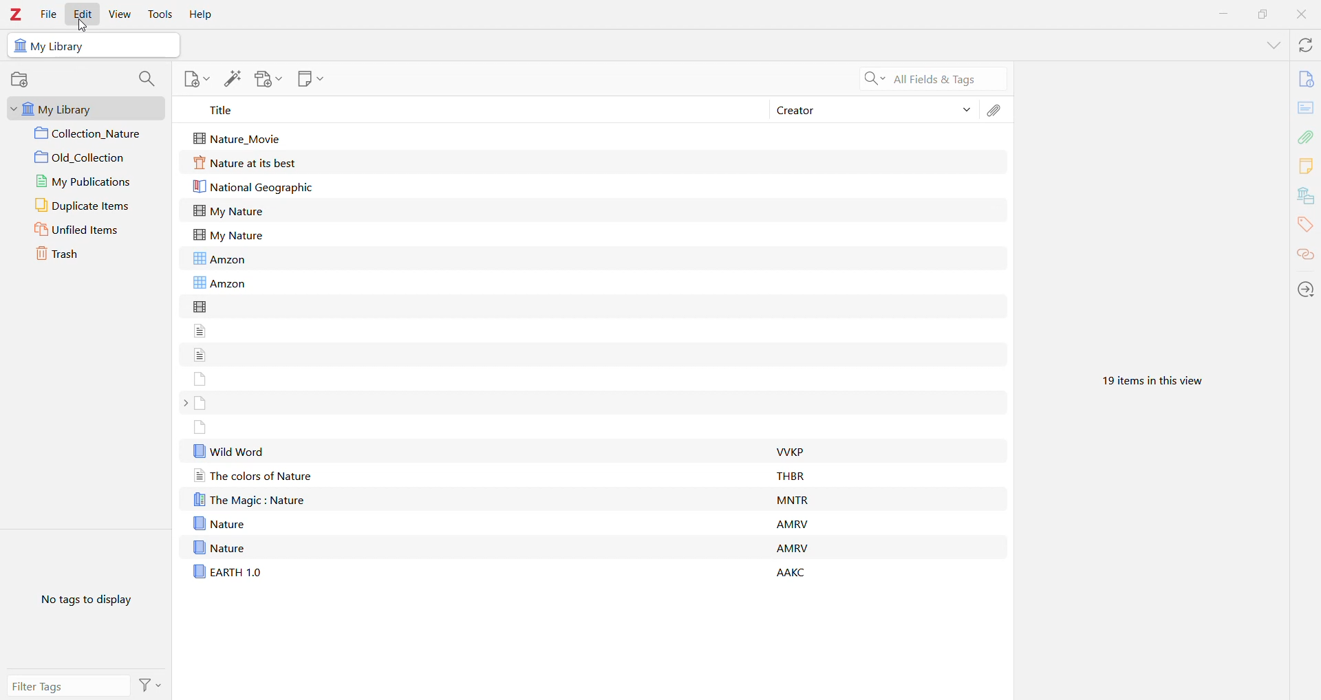 The height and width of the screenshot is (700, 1321). I want to click on Attachments, so click(995, 111).